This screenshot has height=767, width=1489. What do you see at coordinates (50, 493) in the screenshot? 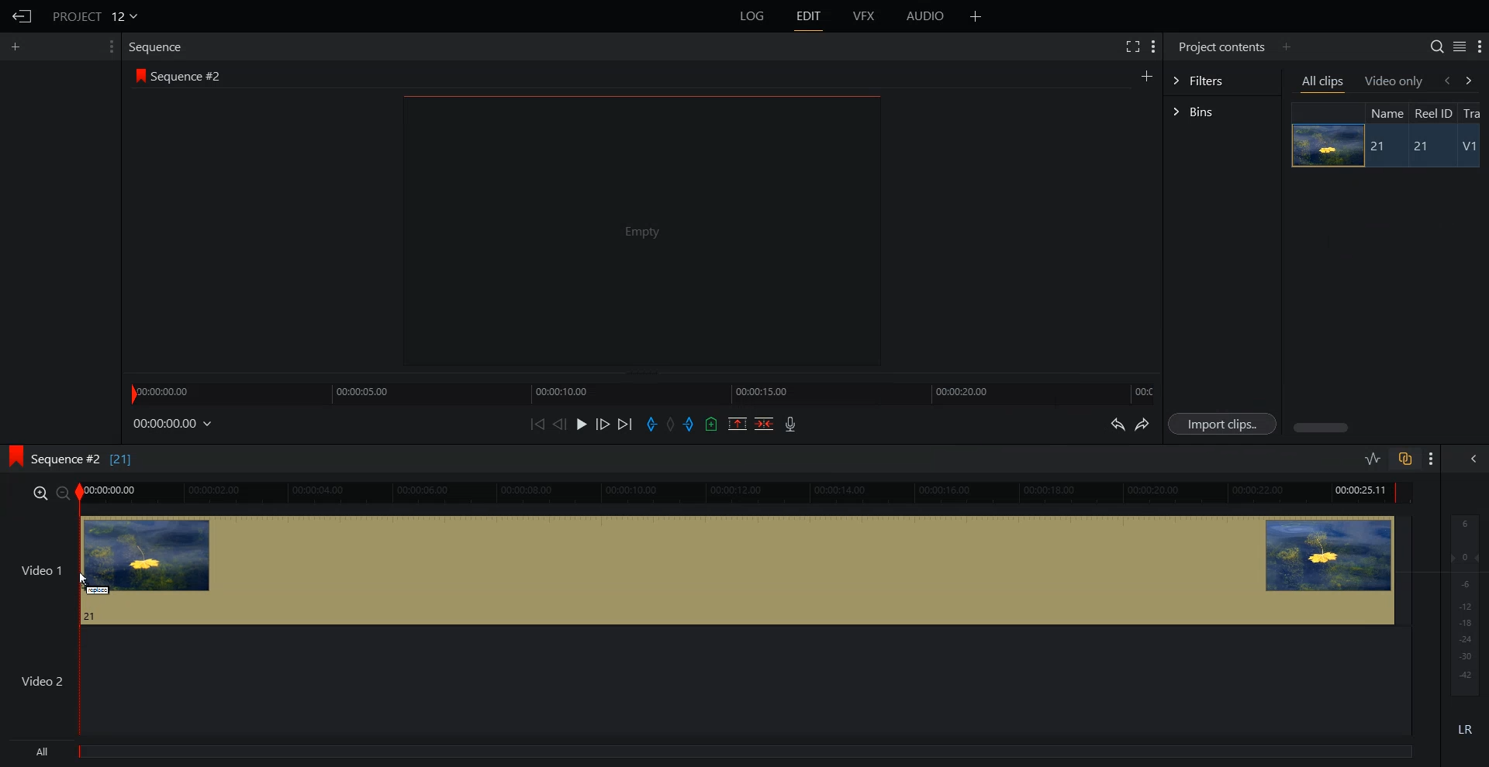
I see `Zoom in and Out` at bounding box center [50, 493].